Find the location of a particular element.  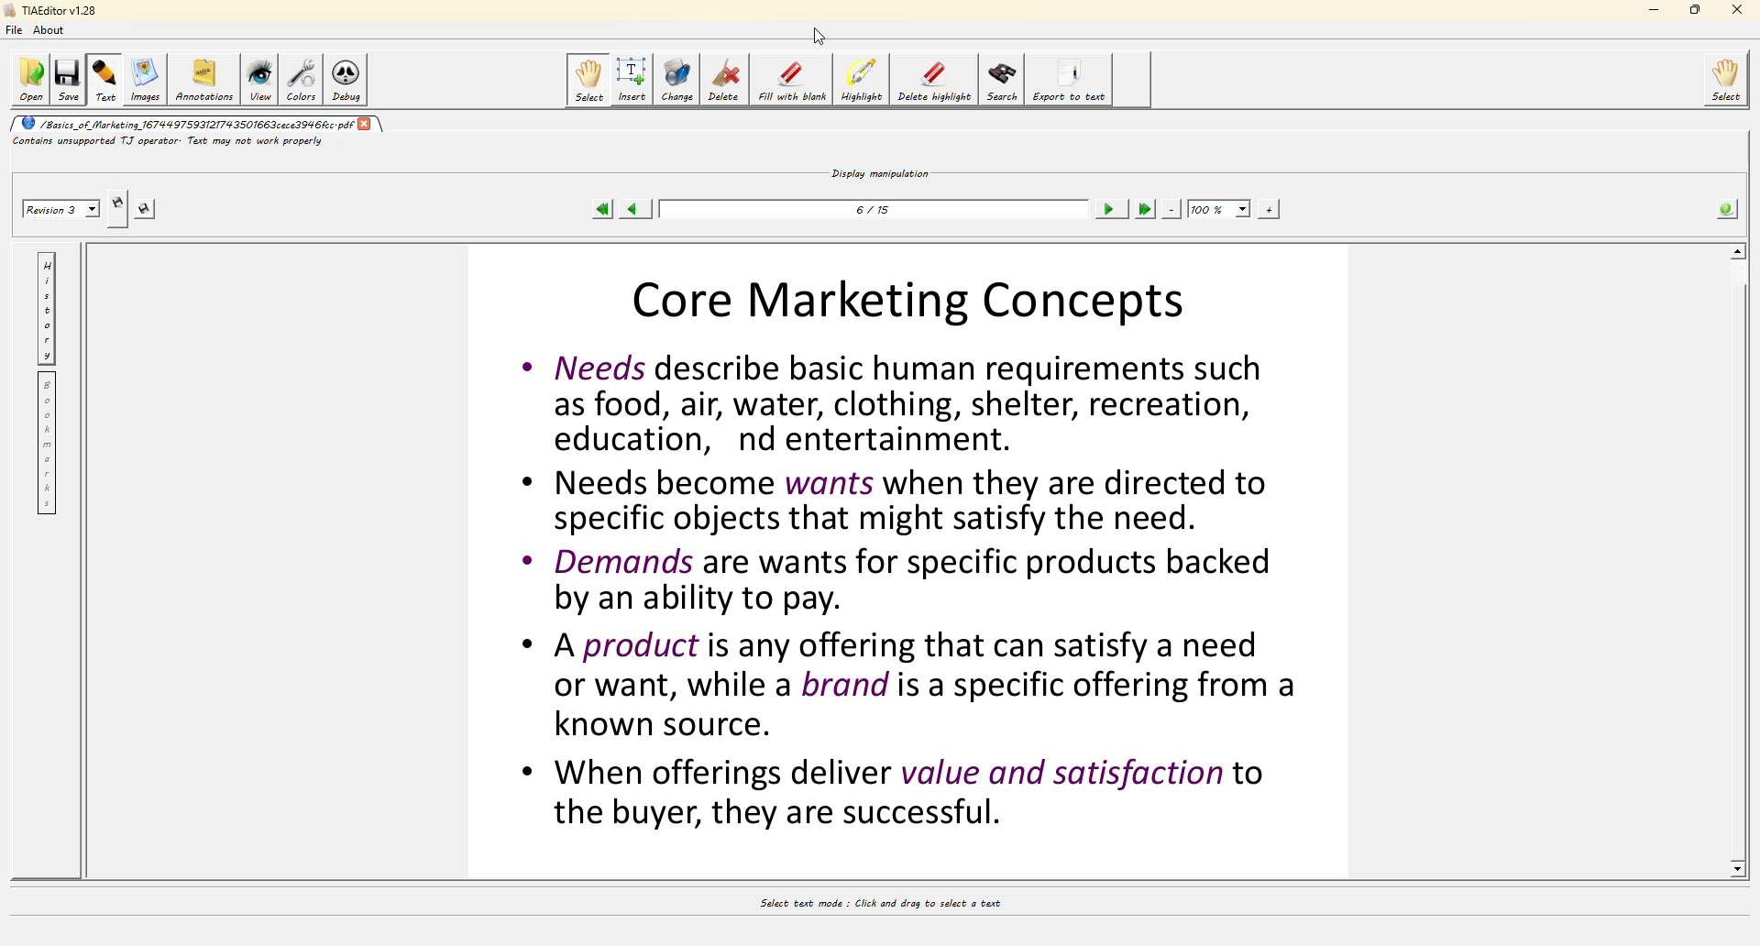

save this revision is located at coordinates (147, 209).